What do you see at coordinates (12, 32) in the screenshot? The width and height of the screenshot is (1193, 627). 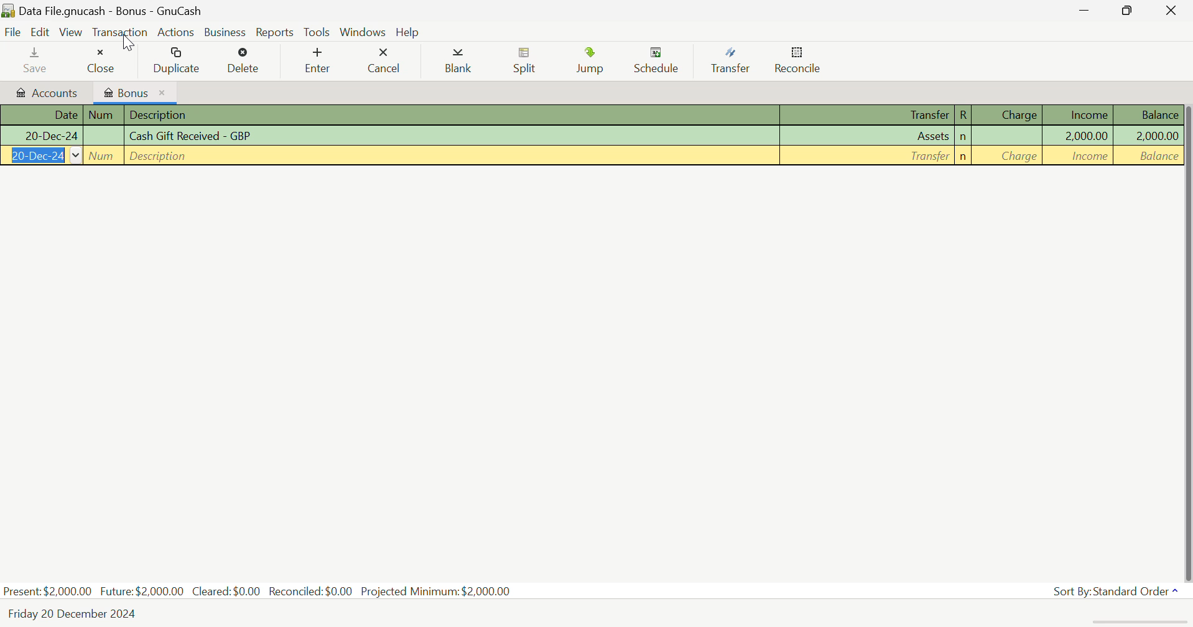 I see `File` at bounding box center [12, 32].